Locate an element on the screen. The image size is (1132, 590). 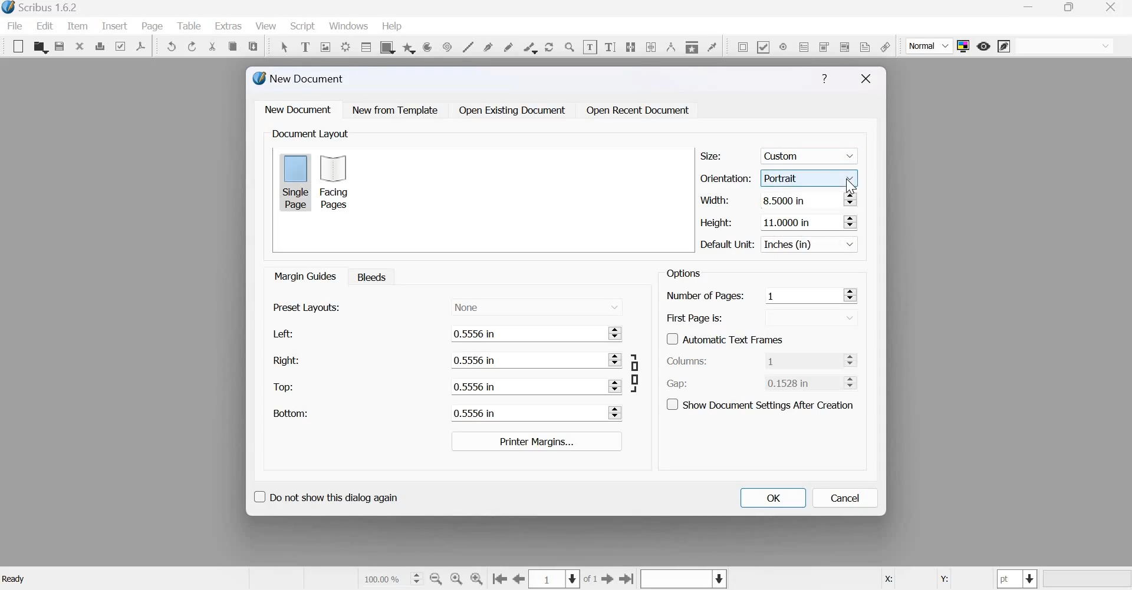
Gap: is located at coordinates (677, 384).